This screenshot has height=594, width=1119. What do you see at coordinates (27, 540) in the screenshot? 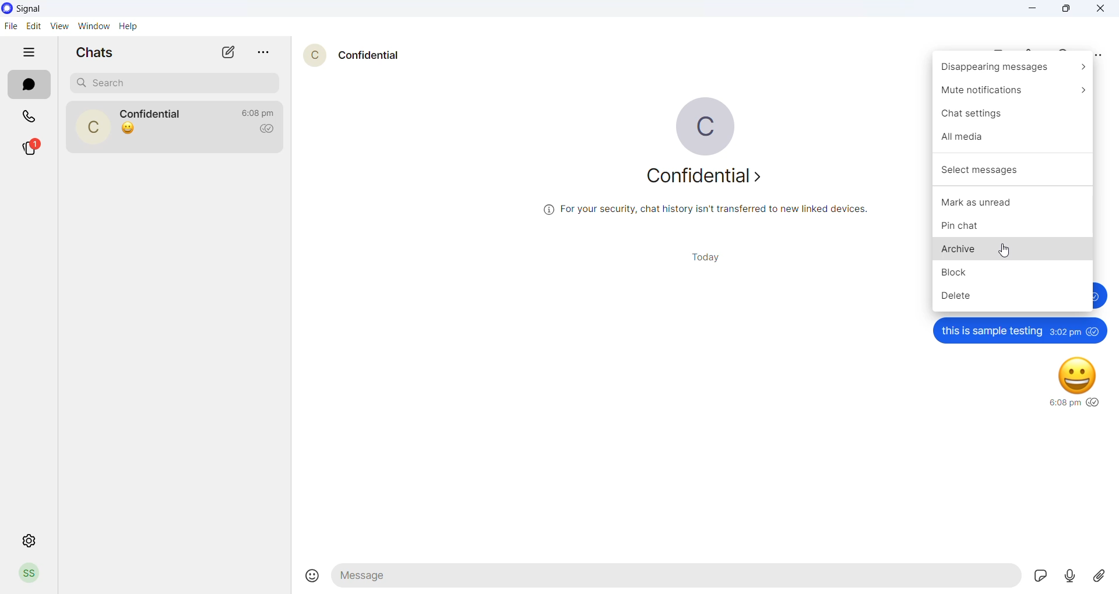
I see `settings` at bounding box center [27, 540].